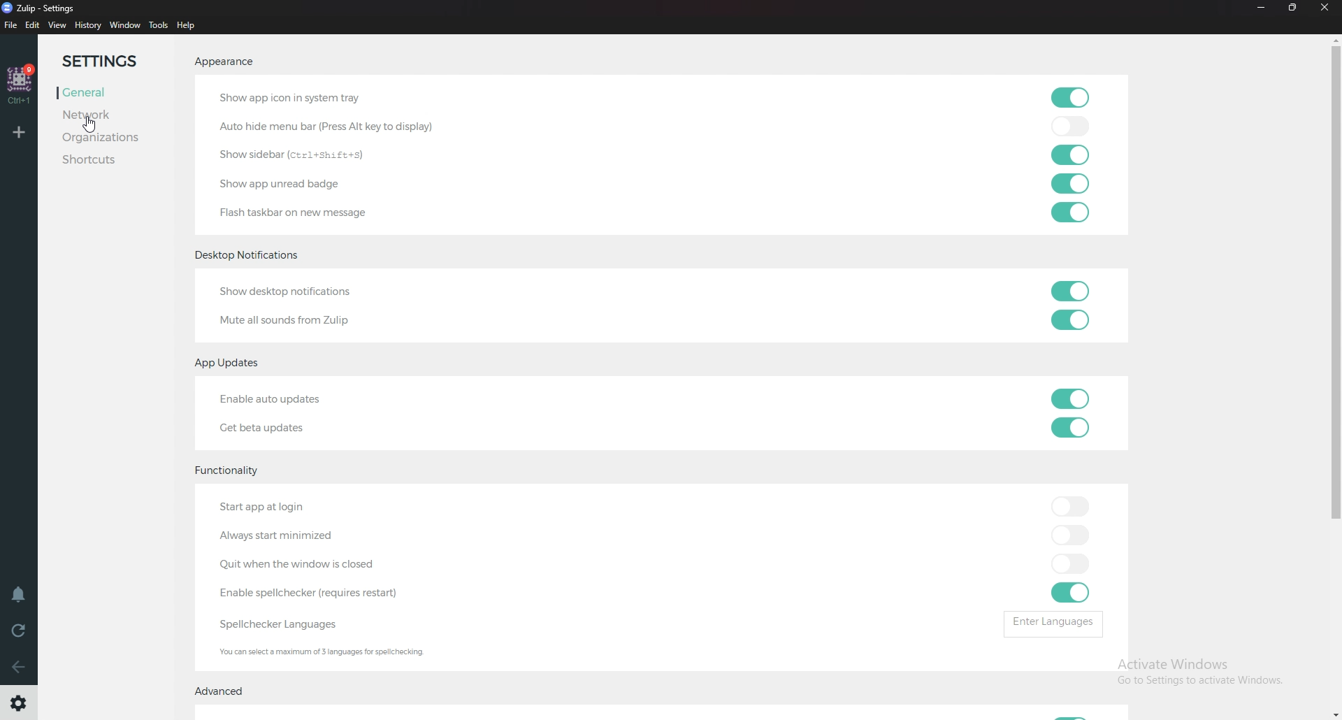  Describe the element at coordinates (1069, 400) in the screenshot. I see `toggle` at that location.